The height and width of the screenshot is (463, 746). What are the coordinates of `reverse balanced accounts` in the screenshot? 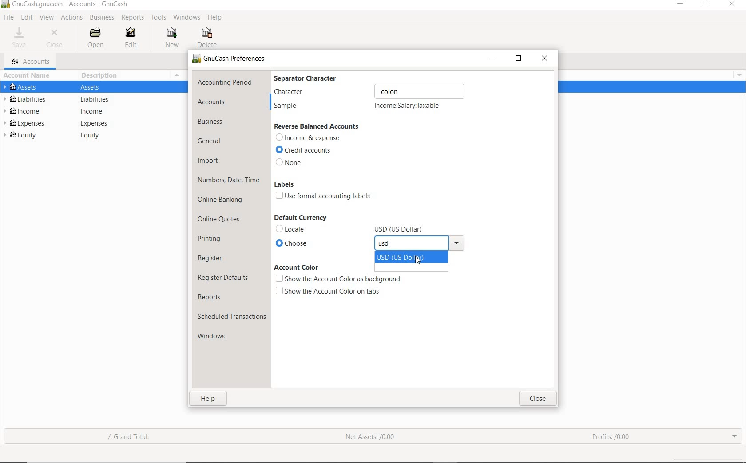 It's located at (317, 126).